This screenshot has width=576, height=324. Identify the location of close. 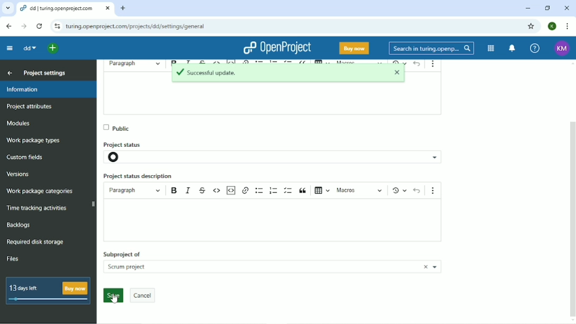
(426, 270).